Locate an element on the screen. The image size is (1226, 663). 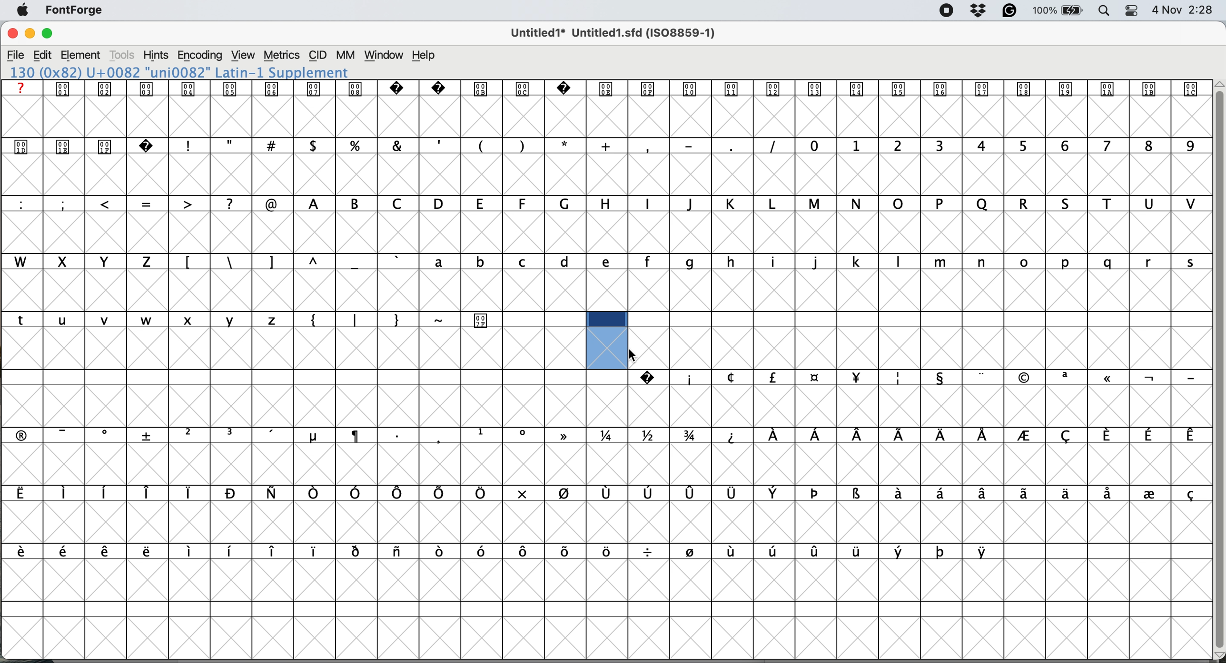
minimise is located at coordinates (29, 34).